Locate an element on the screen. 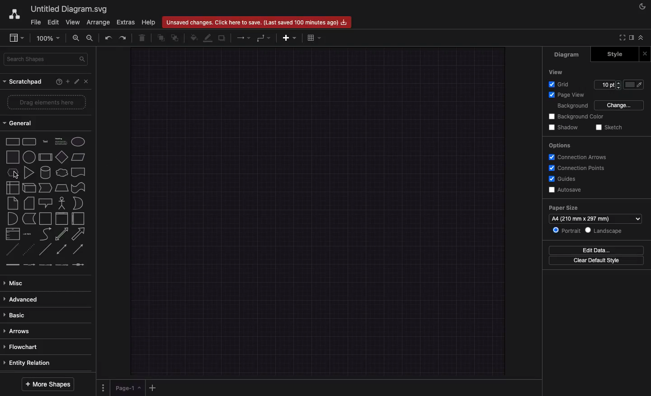 This screenshot has height=396, width=651. Options is located at coordinates (104, 387).